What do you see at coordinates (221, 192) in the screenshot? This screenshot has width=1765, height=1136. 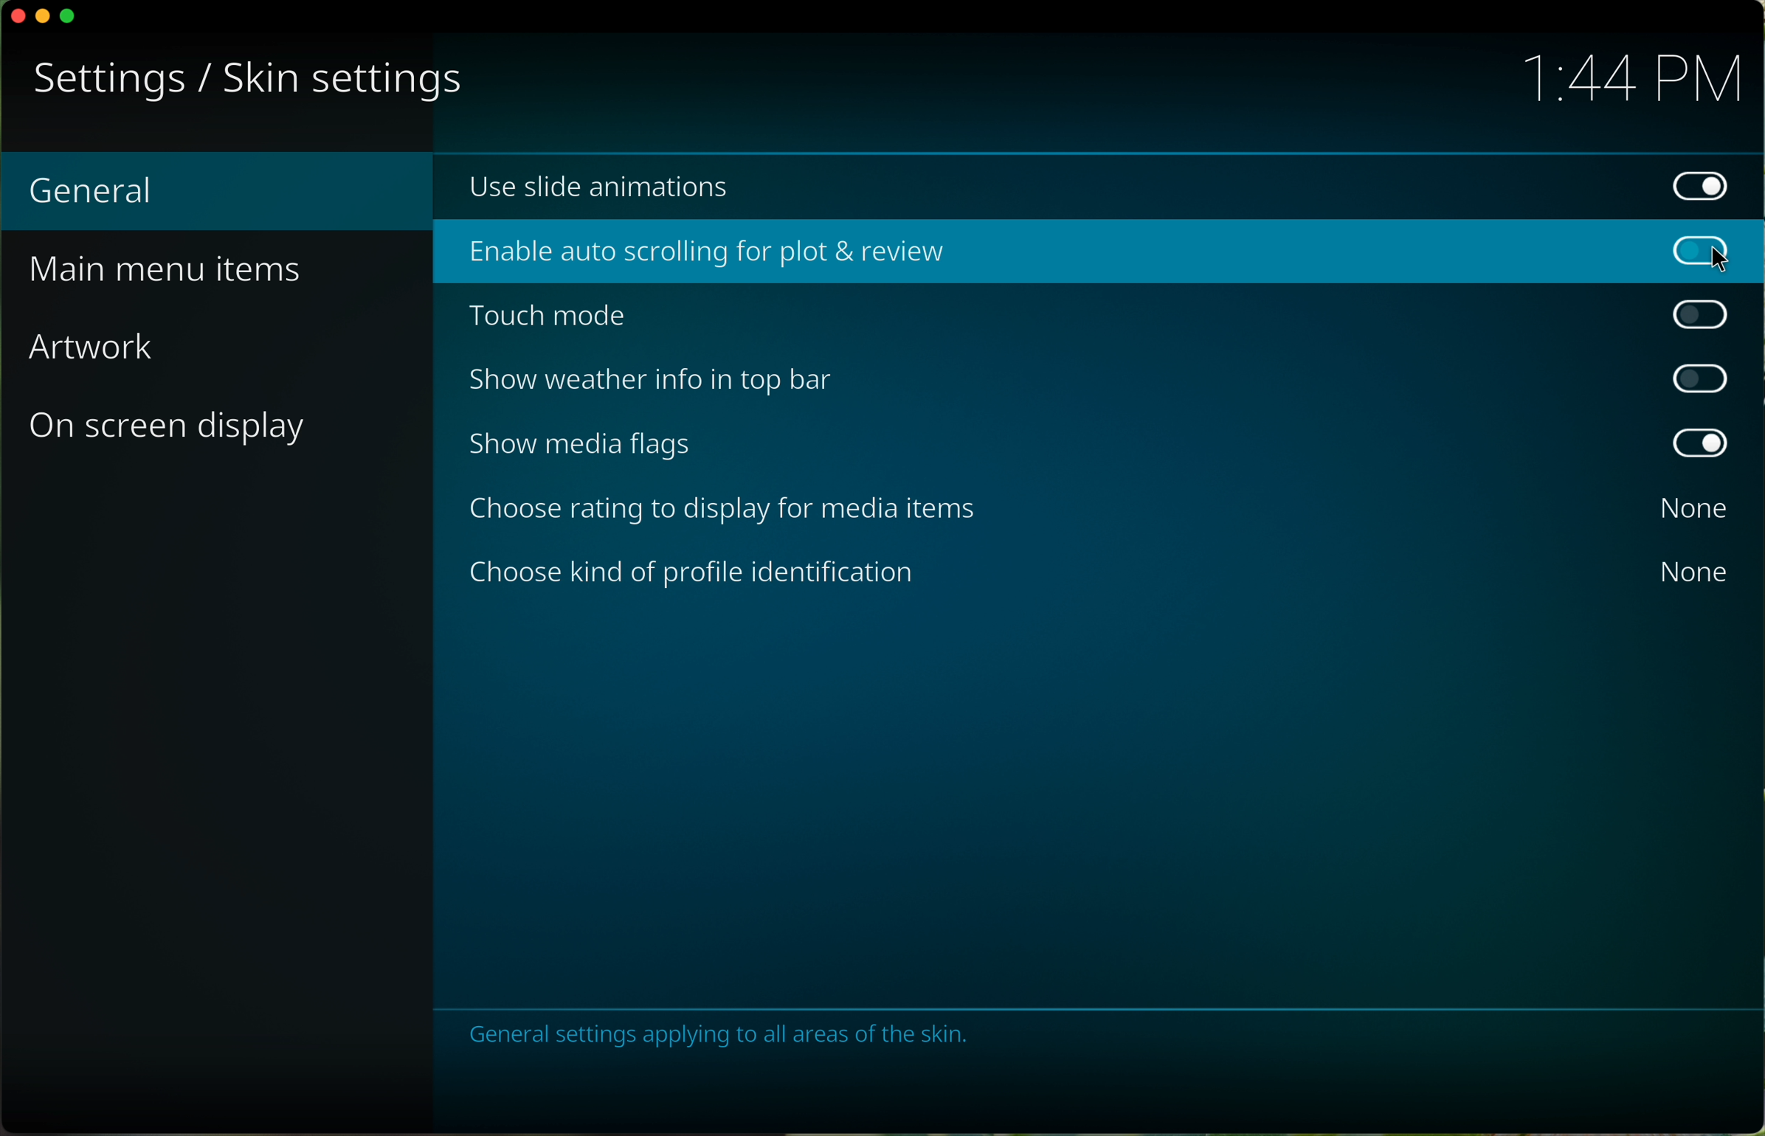 I see `General` at bounding box center [221, 192].